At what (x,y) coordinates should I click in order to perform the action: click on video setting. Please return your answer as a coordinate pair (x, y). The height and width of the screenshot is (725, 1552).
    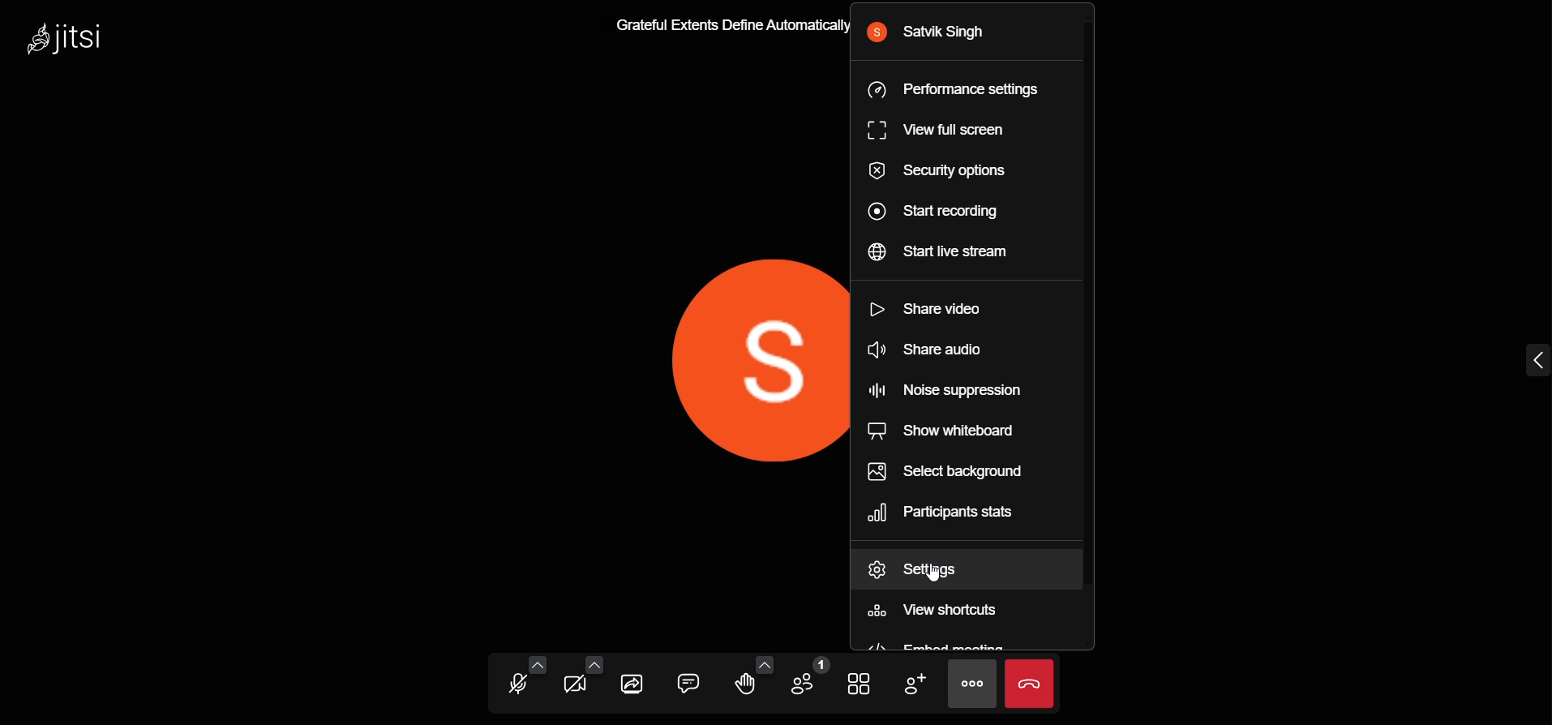
    Looking at the image, I should click on (594, 660).